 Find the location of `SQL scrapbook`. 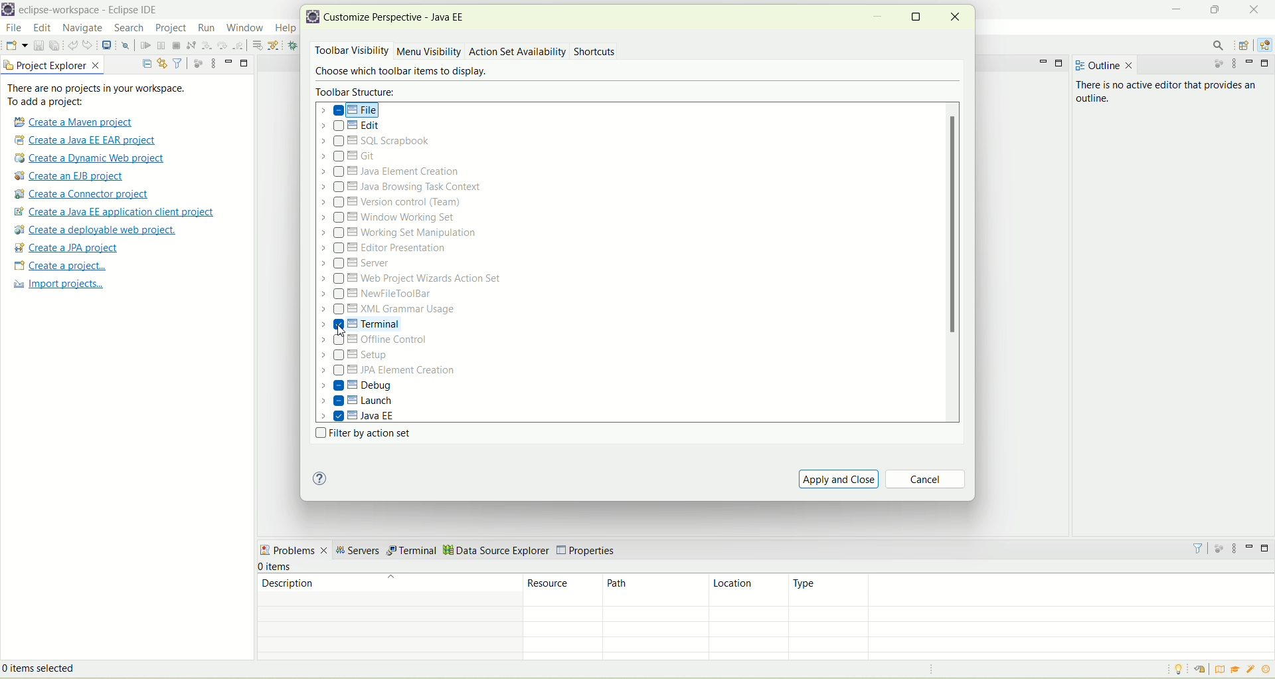

SQL scrapbook is located at coordinates (381, 142).